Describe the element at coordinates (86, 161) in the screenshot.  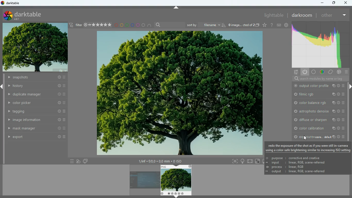
I see `screens` at that location.